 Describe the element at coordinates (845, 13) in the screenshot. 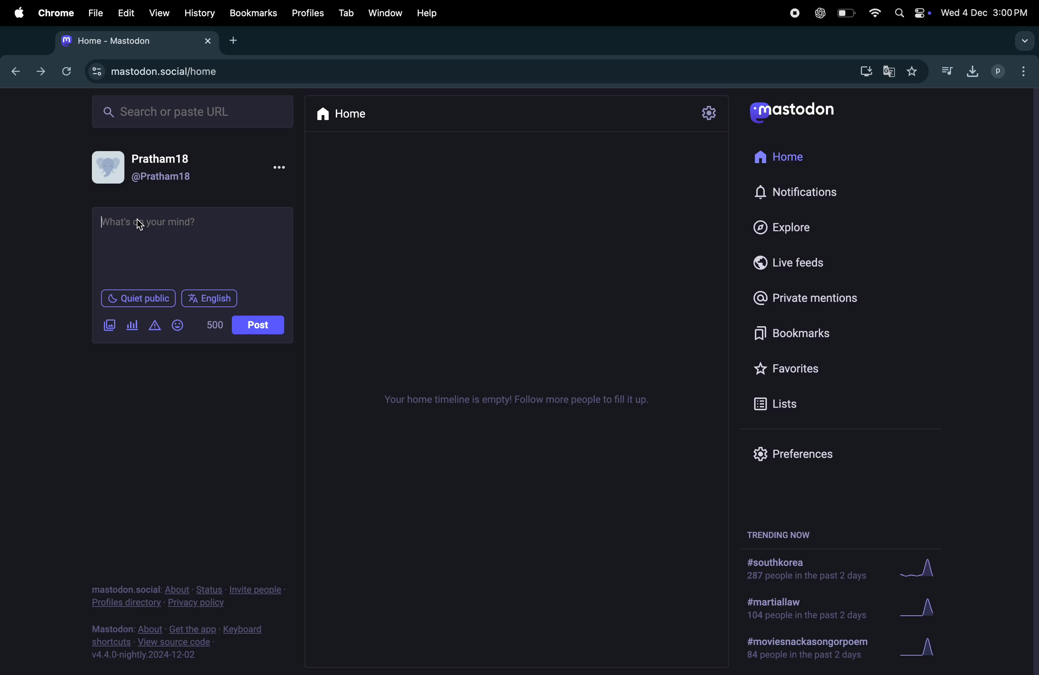

I see `battery` at that location.